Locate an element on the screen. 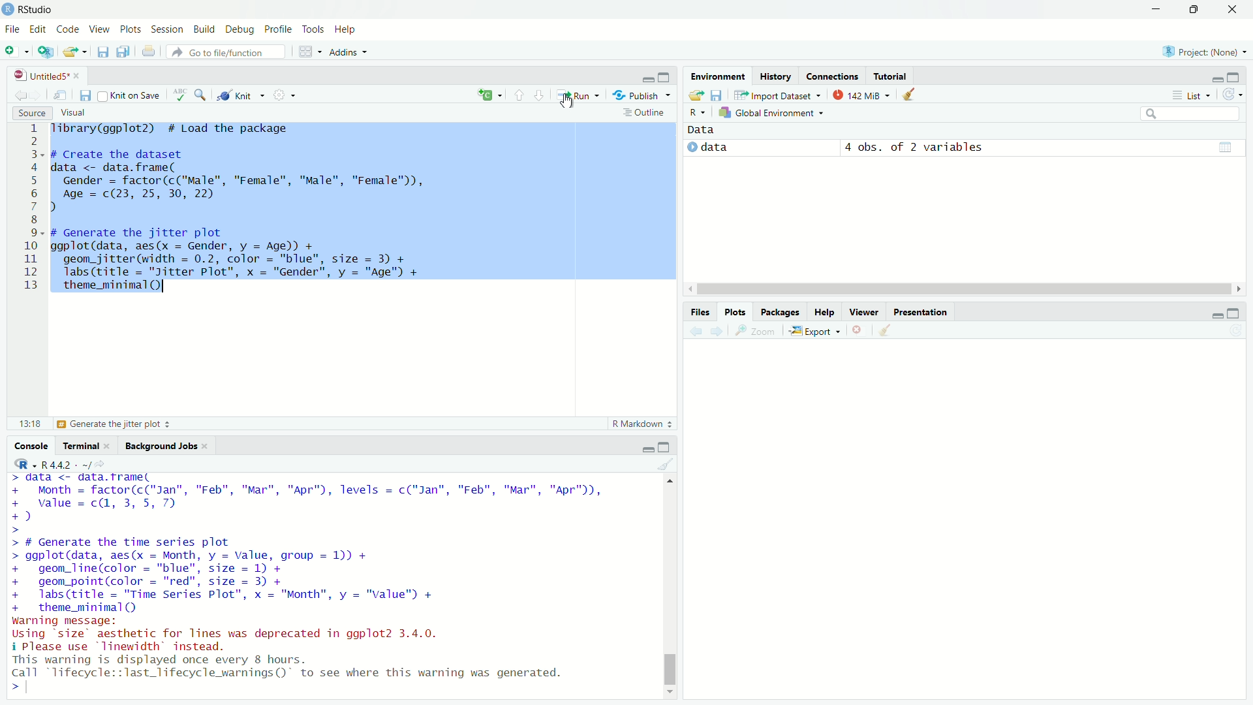 The image size is (1253, 705). print the file is located at coordinates (147, 51).